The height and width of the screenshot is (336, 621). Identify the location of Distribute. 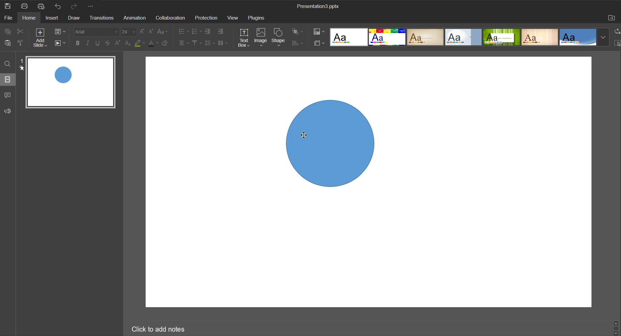
(298, 44).